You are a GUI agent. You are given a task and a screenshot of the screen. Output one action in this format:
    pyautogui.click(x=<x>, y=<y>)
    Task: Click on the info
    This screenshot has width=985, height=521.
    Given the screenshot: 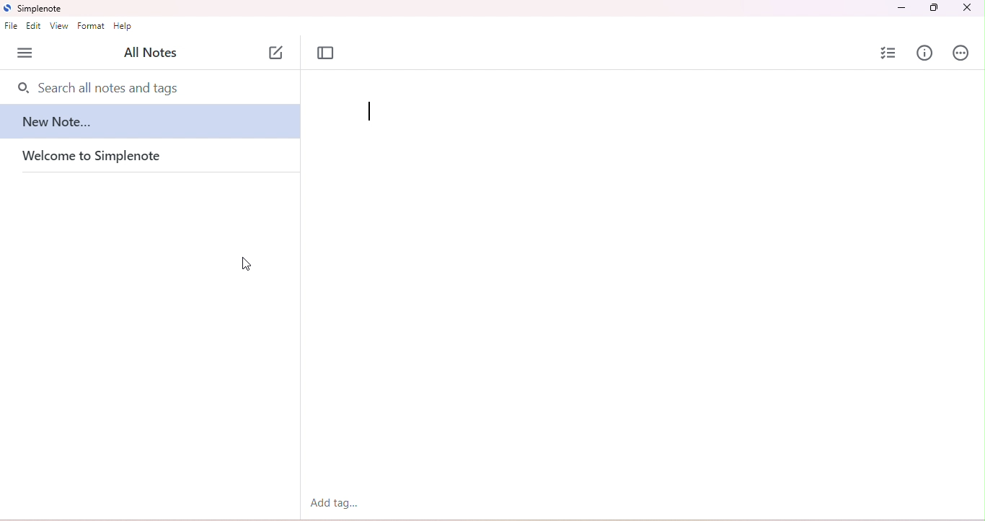 What is the action you would take?
    pyautogui.click(x=924, y=53)
    